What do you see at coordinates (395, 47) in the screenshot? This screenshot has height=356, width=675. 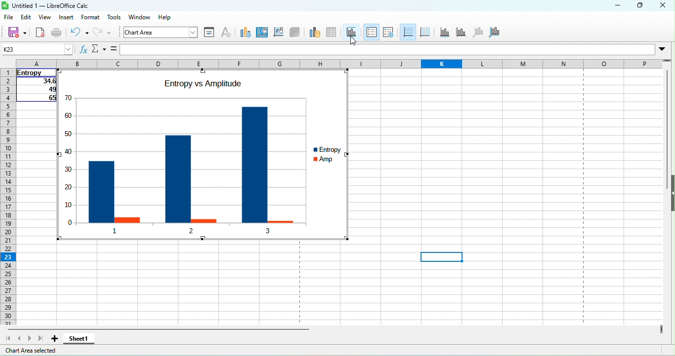 I see `formula bar` at bounding box center [395, 47].